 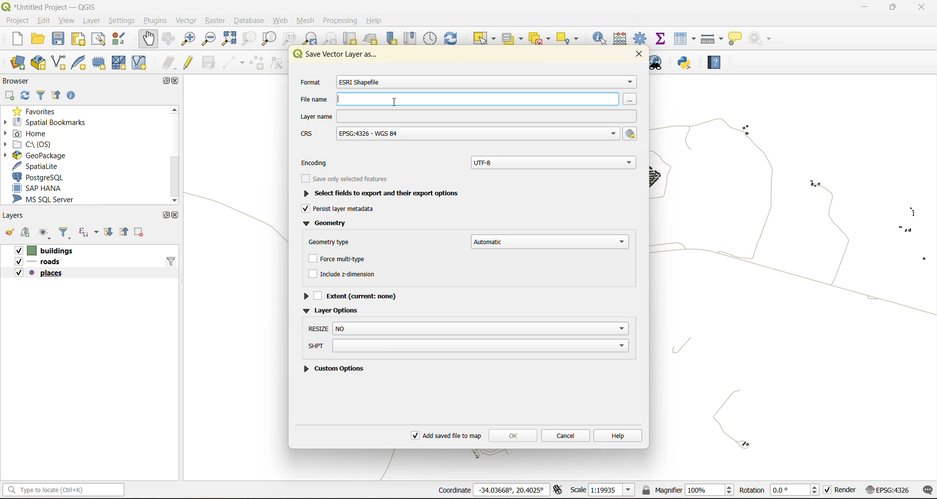 I want to click on view, so click(x=67, y=20).